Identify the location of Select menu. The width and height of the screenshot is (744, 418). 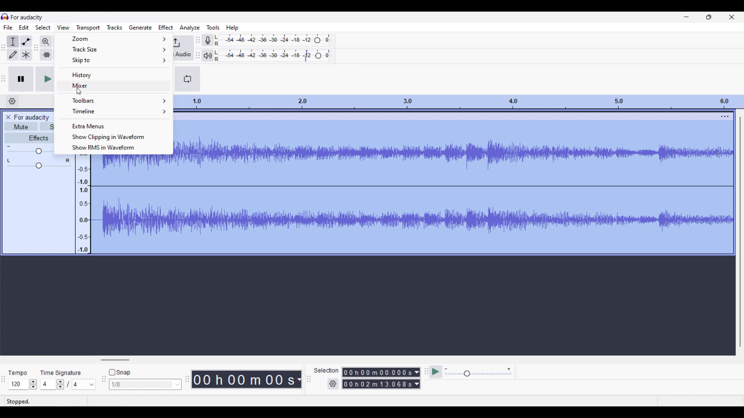
(43, 27).